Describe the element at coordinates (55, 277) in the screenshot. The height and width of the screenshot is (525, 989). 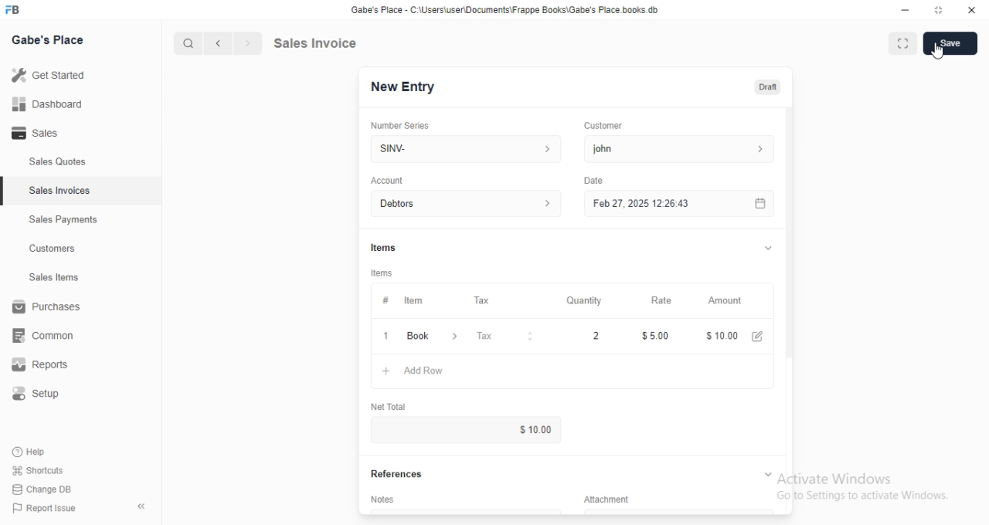
I see `Sales tems` at that location.